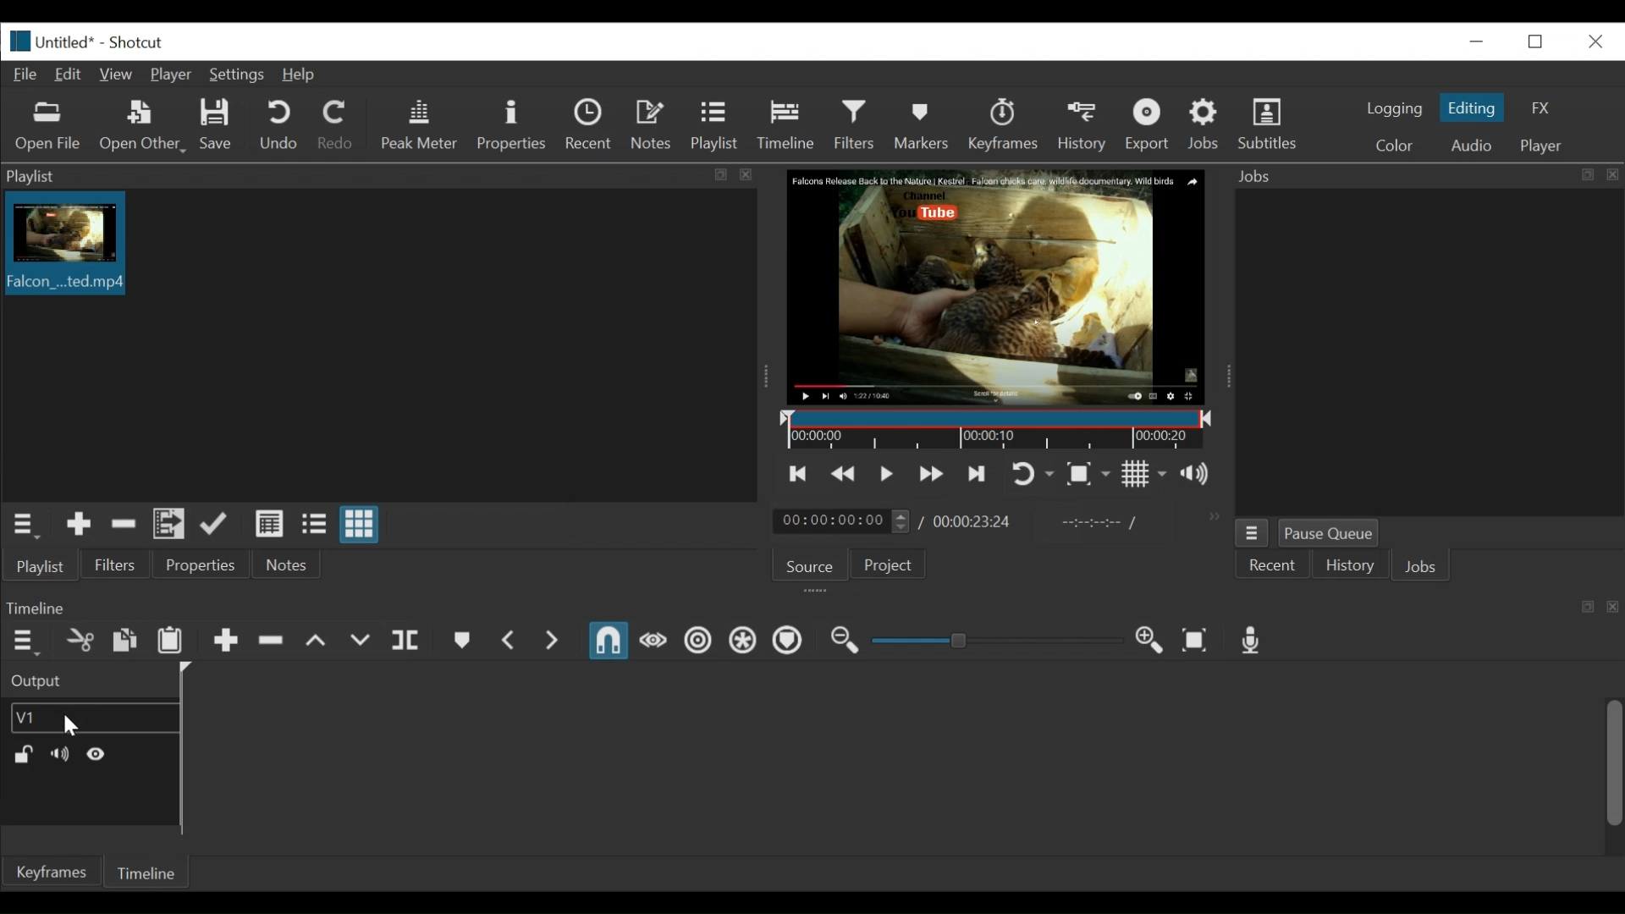 This screenshot has height=914, width=1625. What do you see at coordinates (1423, 568) in the screenshot?
I see `Jons` at bounding box center [1423, 568].